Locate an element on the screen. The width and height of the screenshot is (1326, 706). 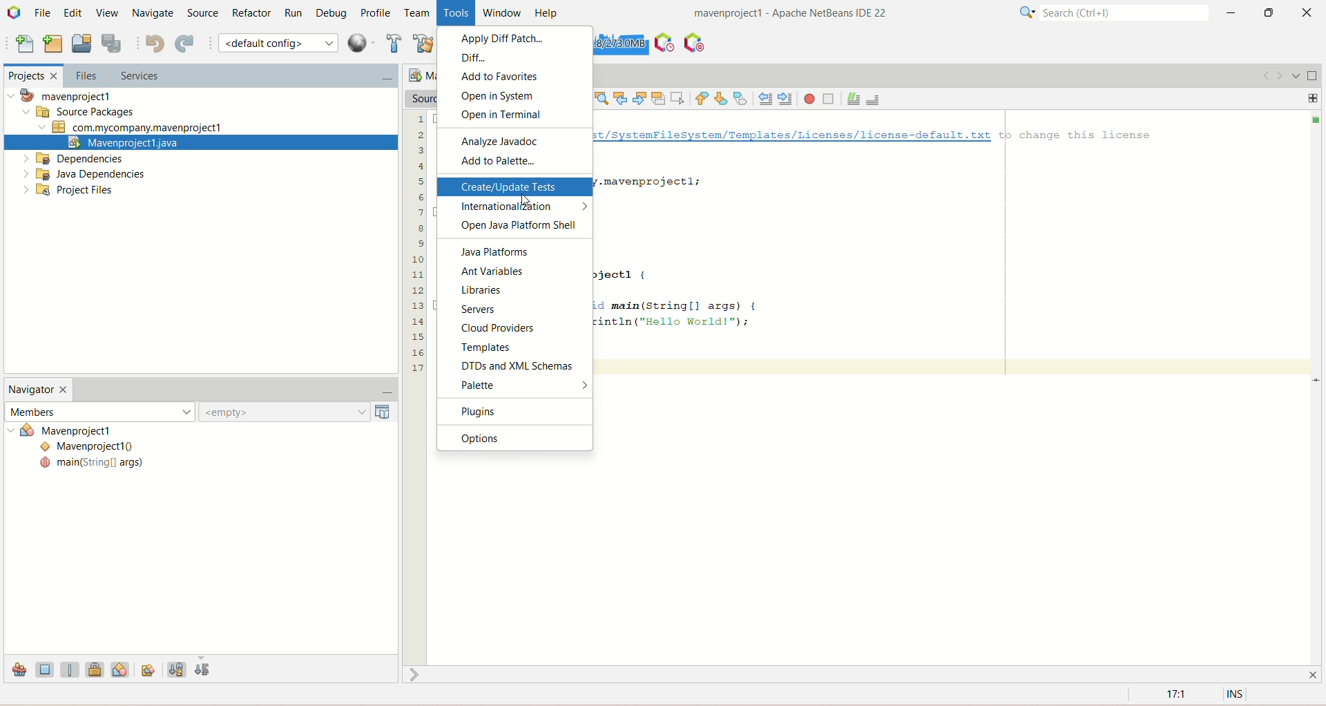
files is located at coordinates (84, 76).